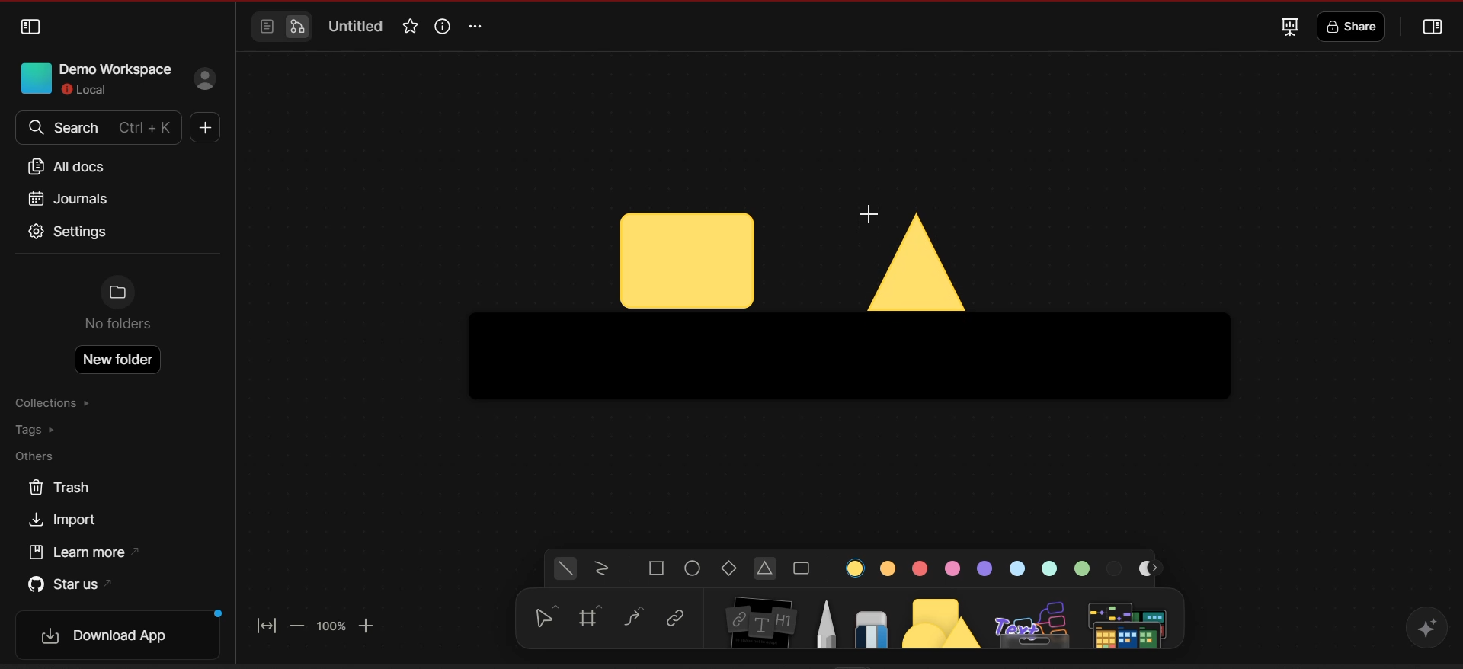  I want to click on shapes, so click(943, 619).